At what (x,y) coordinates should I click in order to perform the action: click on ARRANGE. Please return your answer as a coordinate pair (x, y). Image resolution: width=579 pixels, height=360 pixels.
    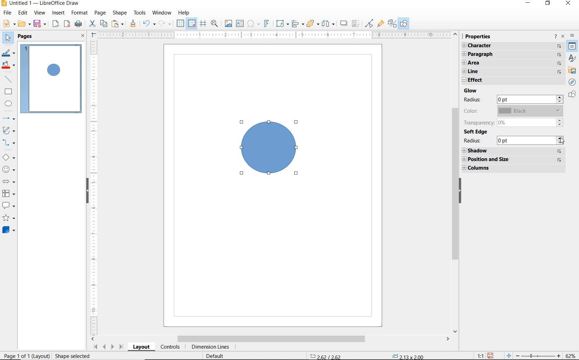
    Looking at the image, I should click on (313, 23).